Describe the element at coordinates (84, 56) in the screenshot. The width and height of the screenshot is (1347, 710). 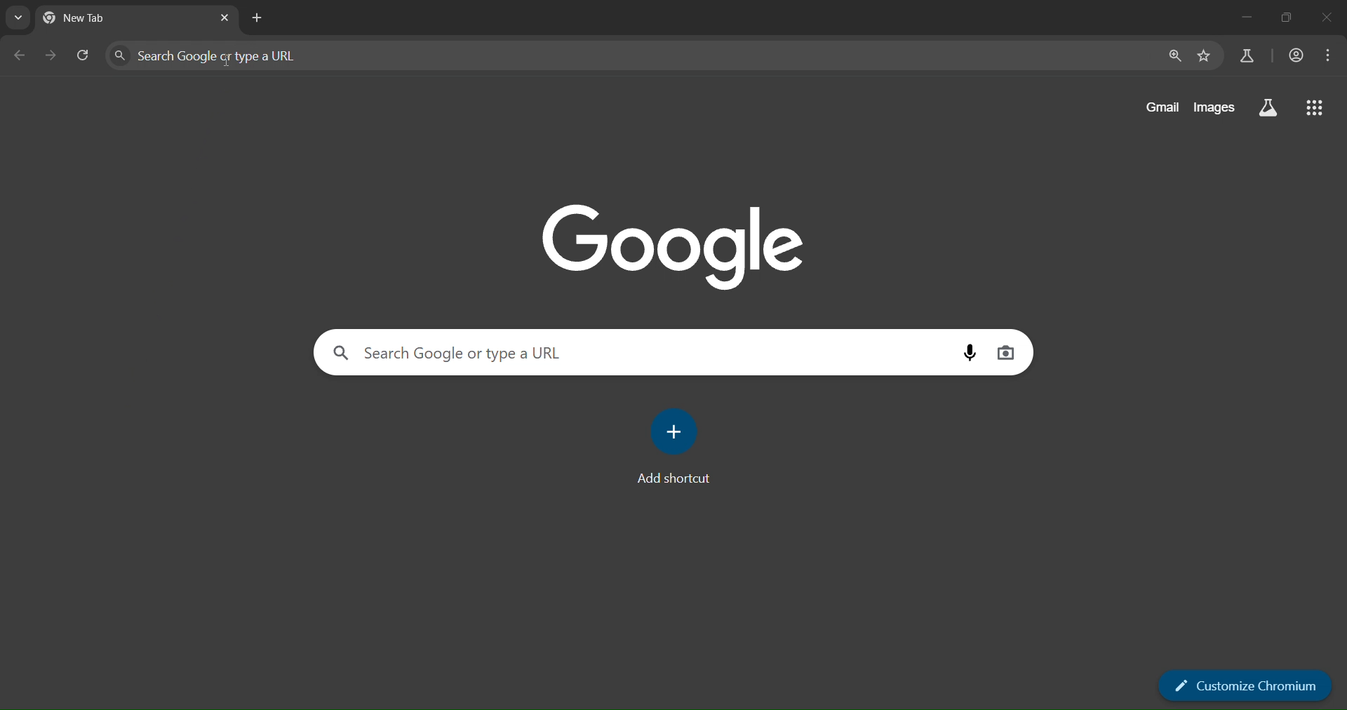
I see `reload page` at that location.